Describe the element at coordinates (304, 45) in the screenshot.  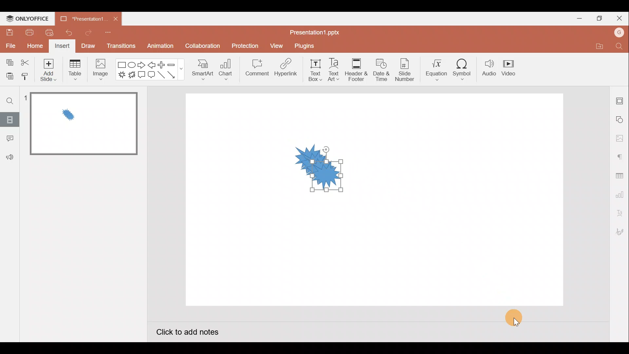
I see `Plugins` at that location.